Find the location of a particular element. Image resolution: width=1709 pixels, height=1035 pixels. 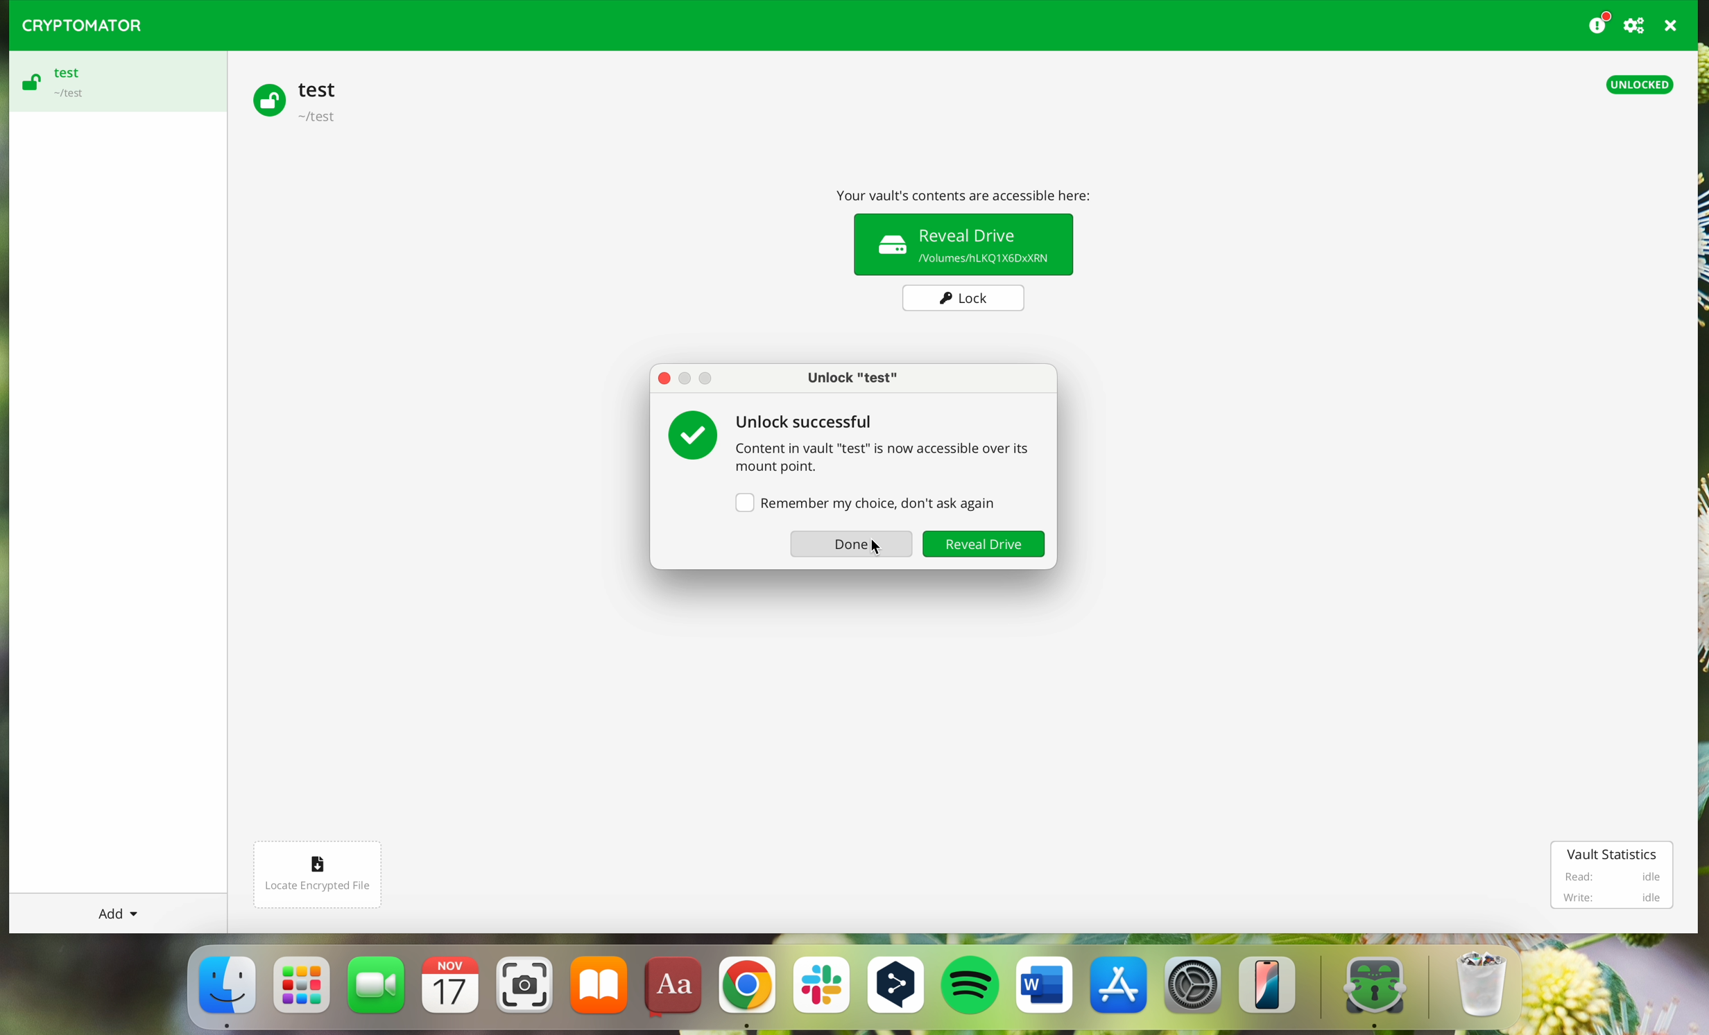

trash is located at coordinates (1478, 990).